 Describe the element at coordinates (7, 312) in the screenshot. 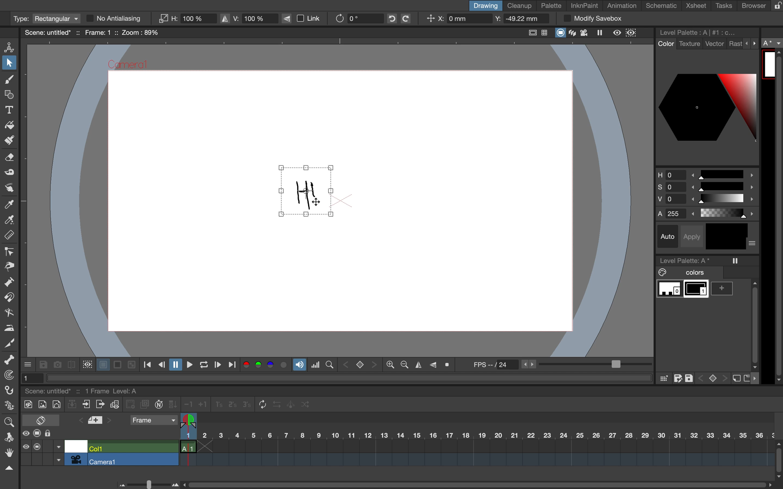

I see `bender tool` at that location.